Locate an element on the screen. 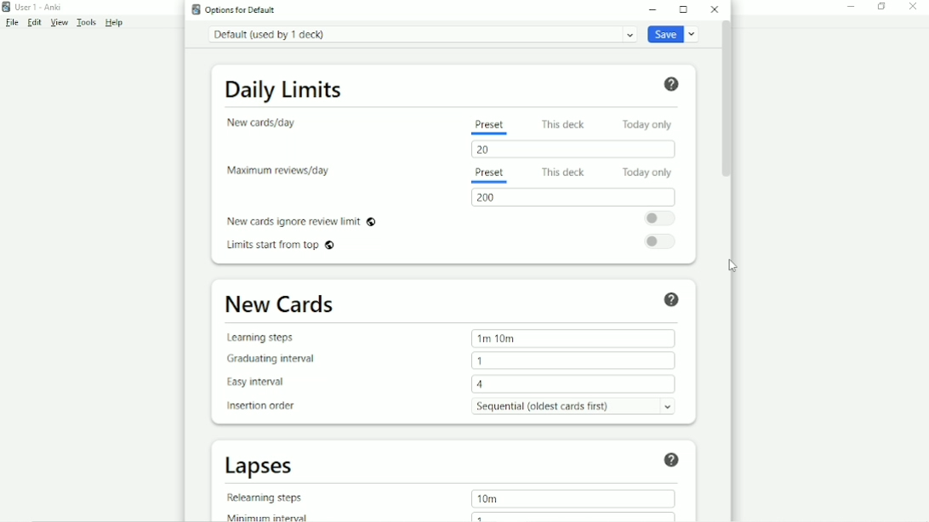 Image resolution: width=929 pixels, height=522 pixels. Close is located at coordinates (917, 7).